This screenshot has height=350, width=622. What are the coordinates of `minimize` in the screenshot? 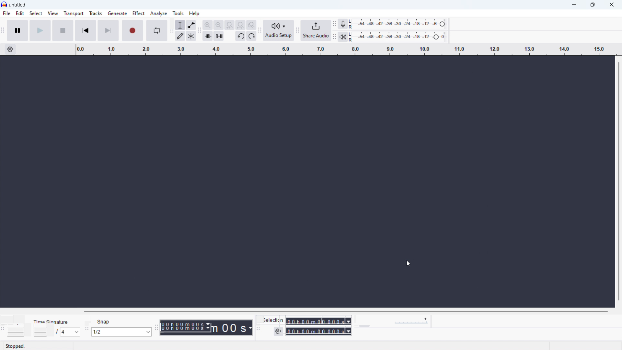 It's located at (574, 5).